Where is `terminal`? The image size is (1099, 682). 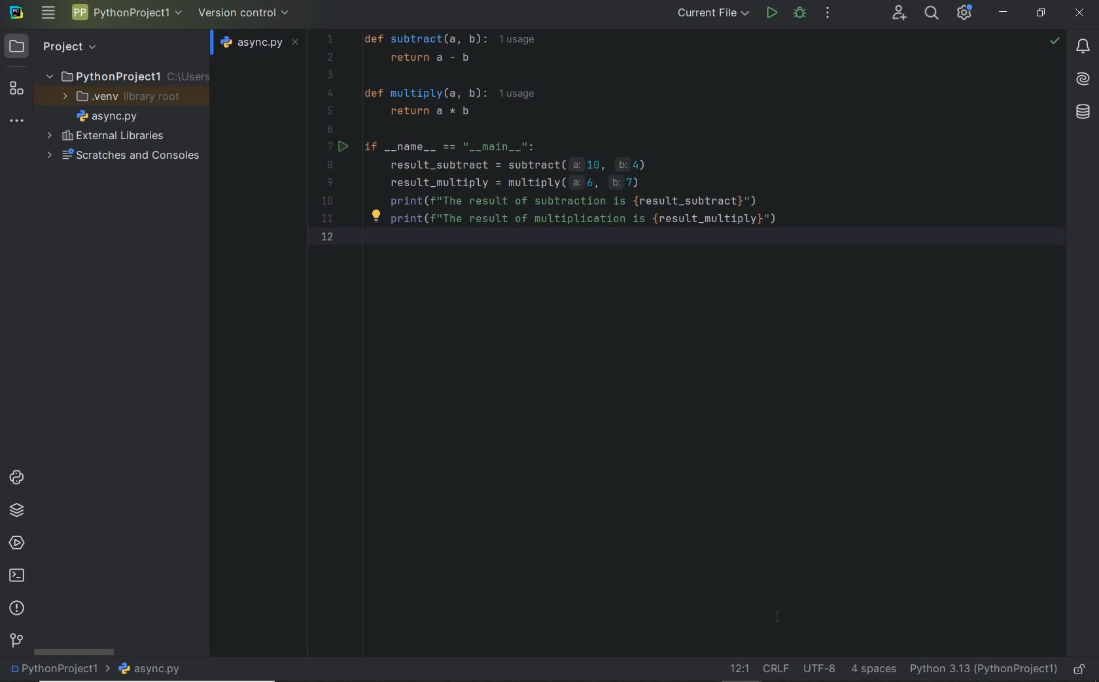 terminal is located at coordinates (16, 576).